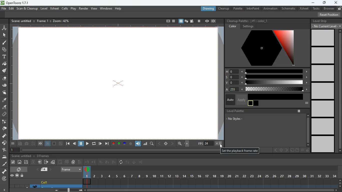 Image resolution: width=342 pixels, height=192 pixels. What do you see at coordinates (33, 162) in the screenshot?
I see `download` at bounding box center [33, 162].